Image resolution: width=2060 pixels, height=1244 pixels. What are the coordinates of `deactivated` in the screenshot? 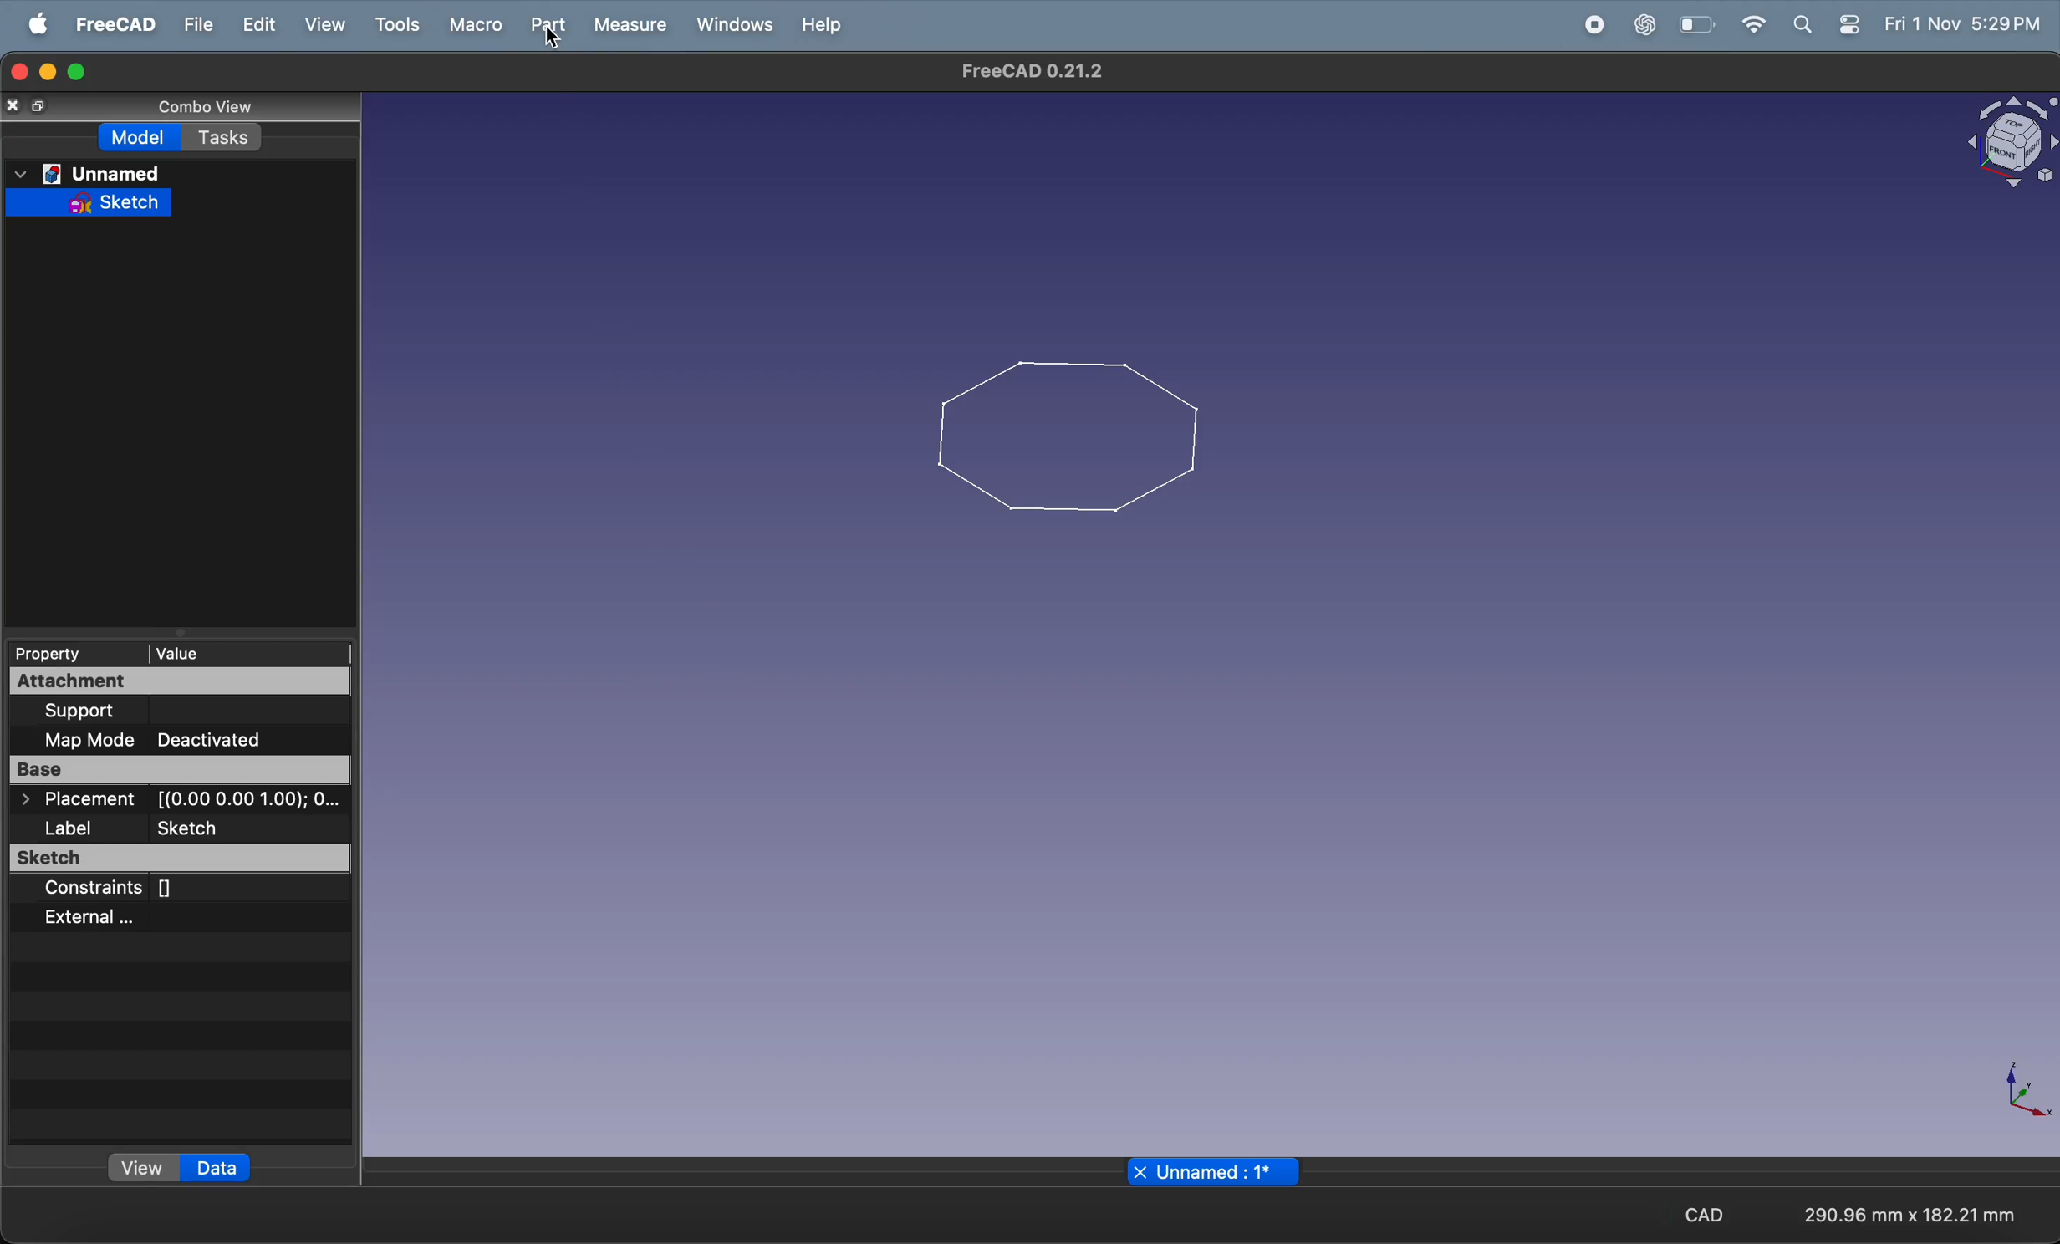 It's located at (257, 740).